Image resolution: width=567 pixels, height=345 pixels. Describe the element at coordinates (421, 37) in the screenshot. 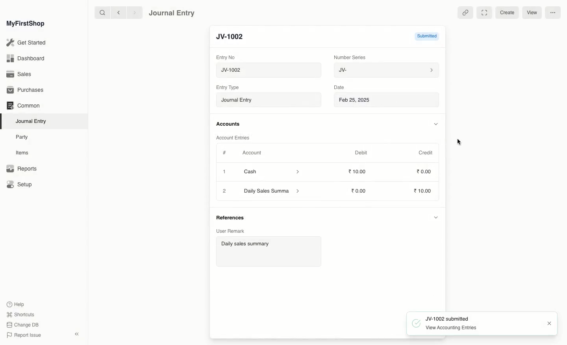

I see `Submitted` at that location.